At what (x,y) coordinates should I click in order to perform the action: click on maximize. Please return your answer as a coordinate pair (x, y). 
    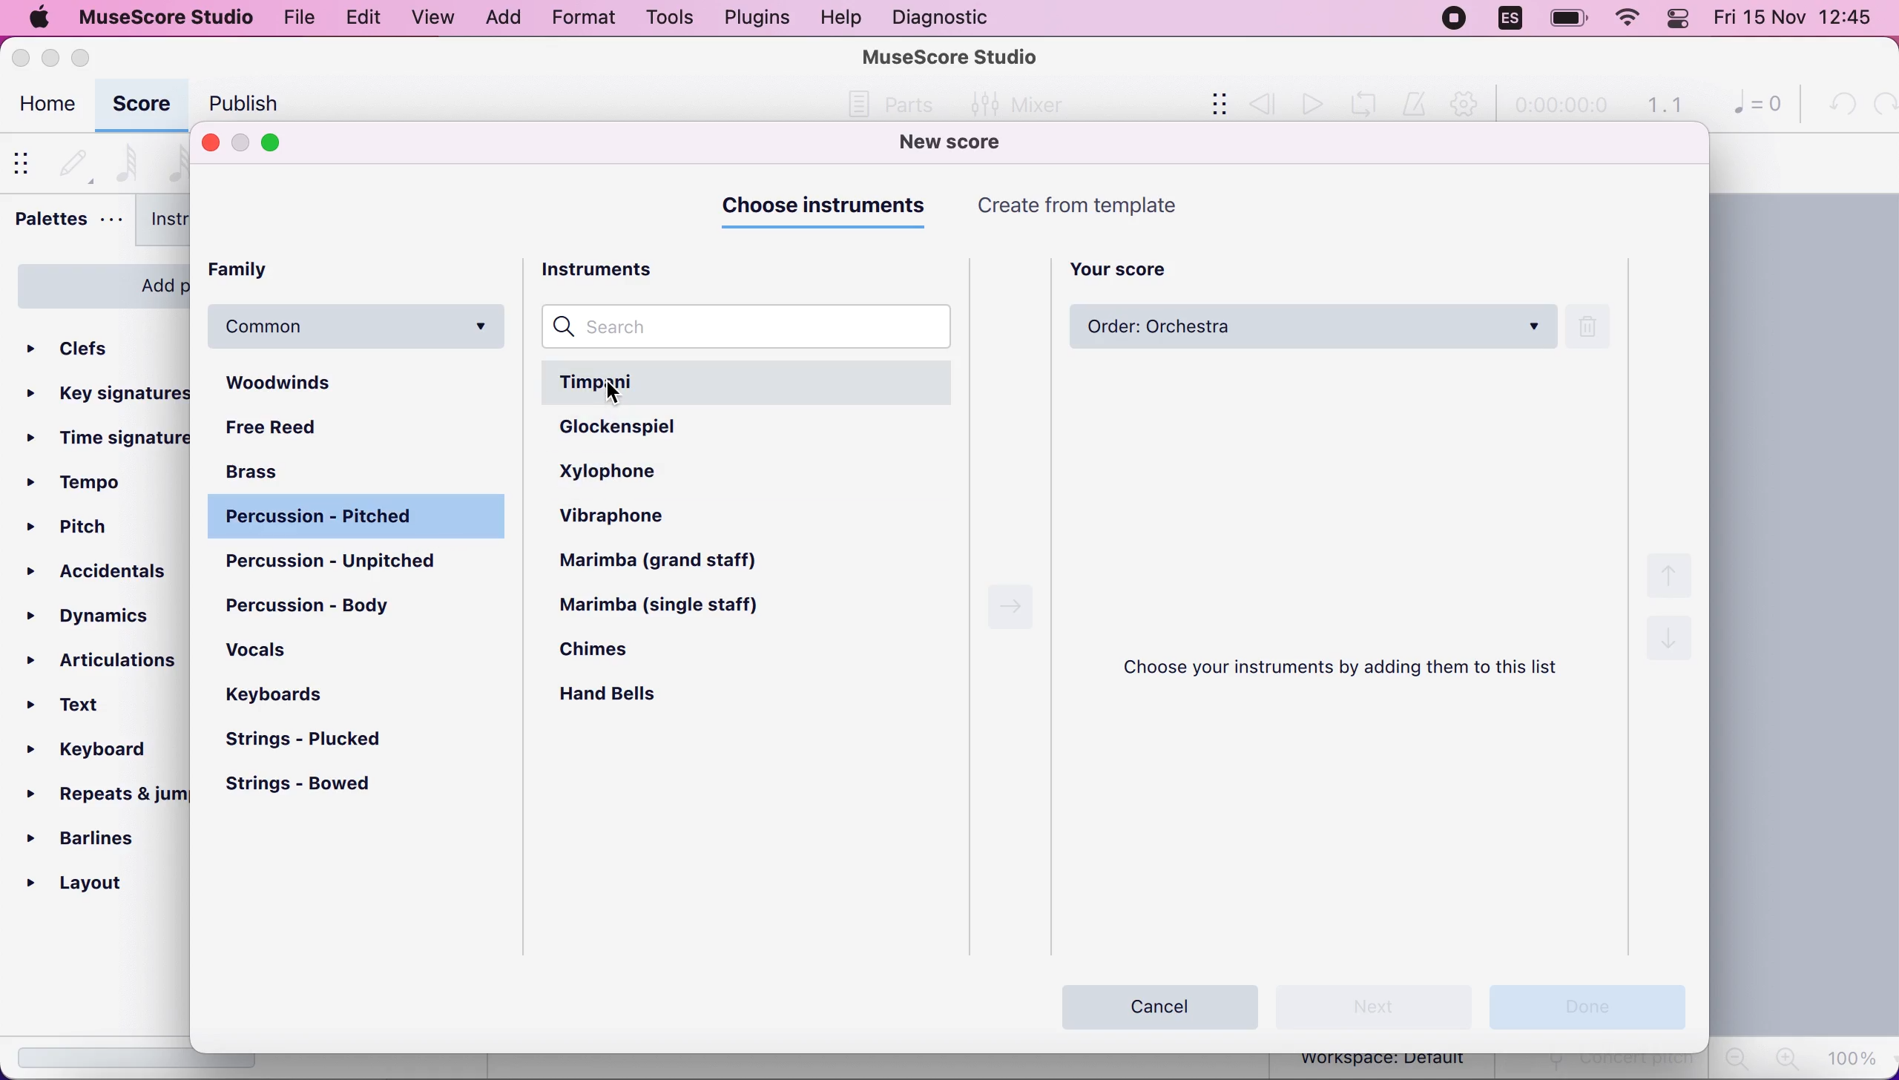
    Looking at the image, I should click on (88, 57).